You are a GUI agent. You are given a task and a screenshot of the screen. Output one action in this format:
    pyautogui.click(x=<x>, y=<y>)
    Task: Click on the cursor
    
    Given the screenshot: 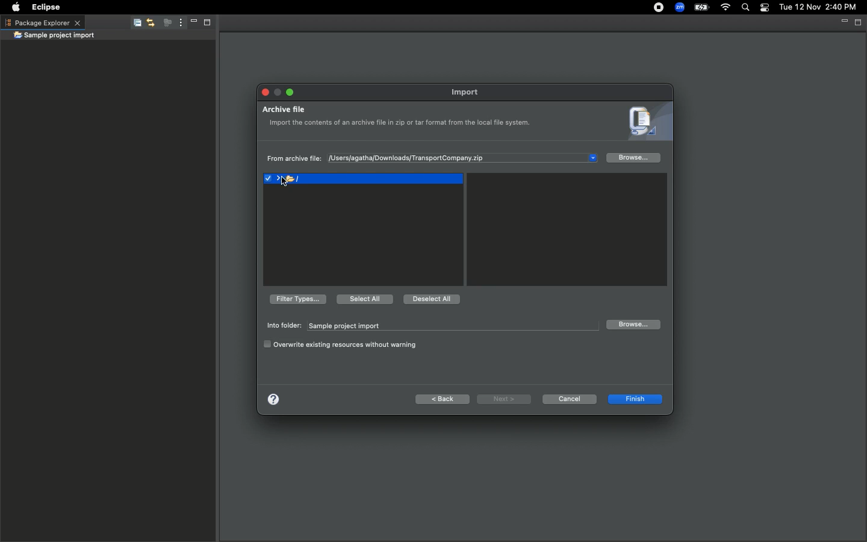 What is the action you would take?
    pyautogui.click(x=284, y=184)
    